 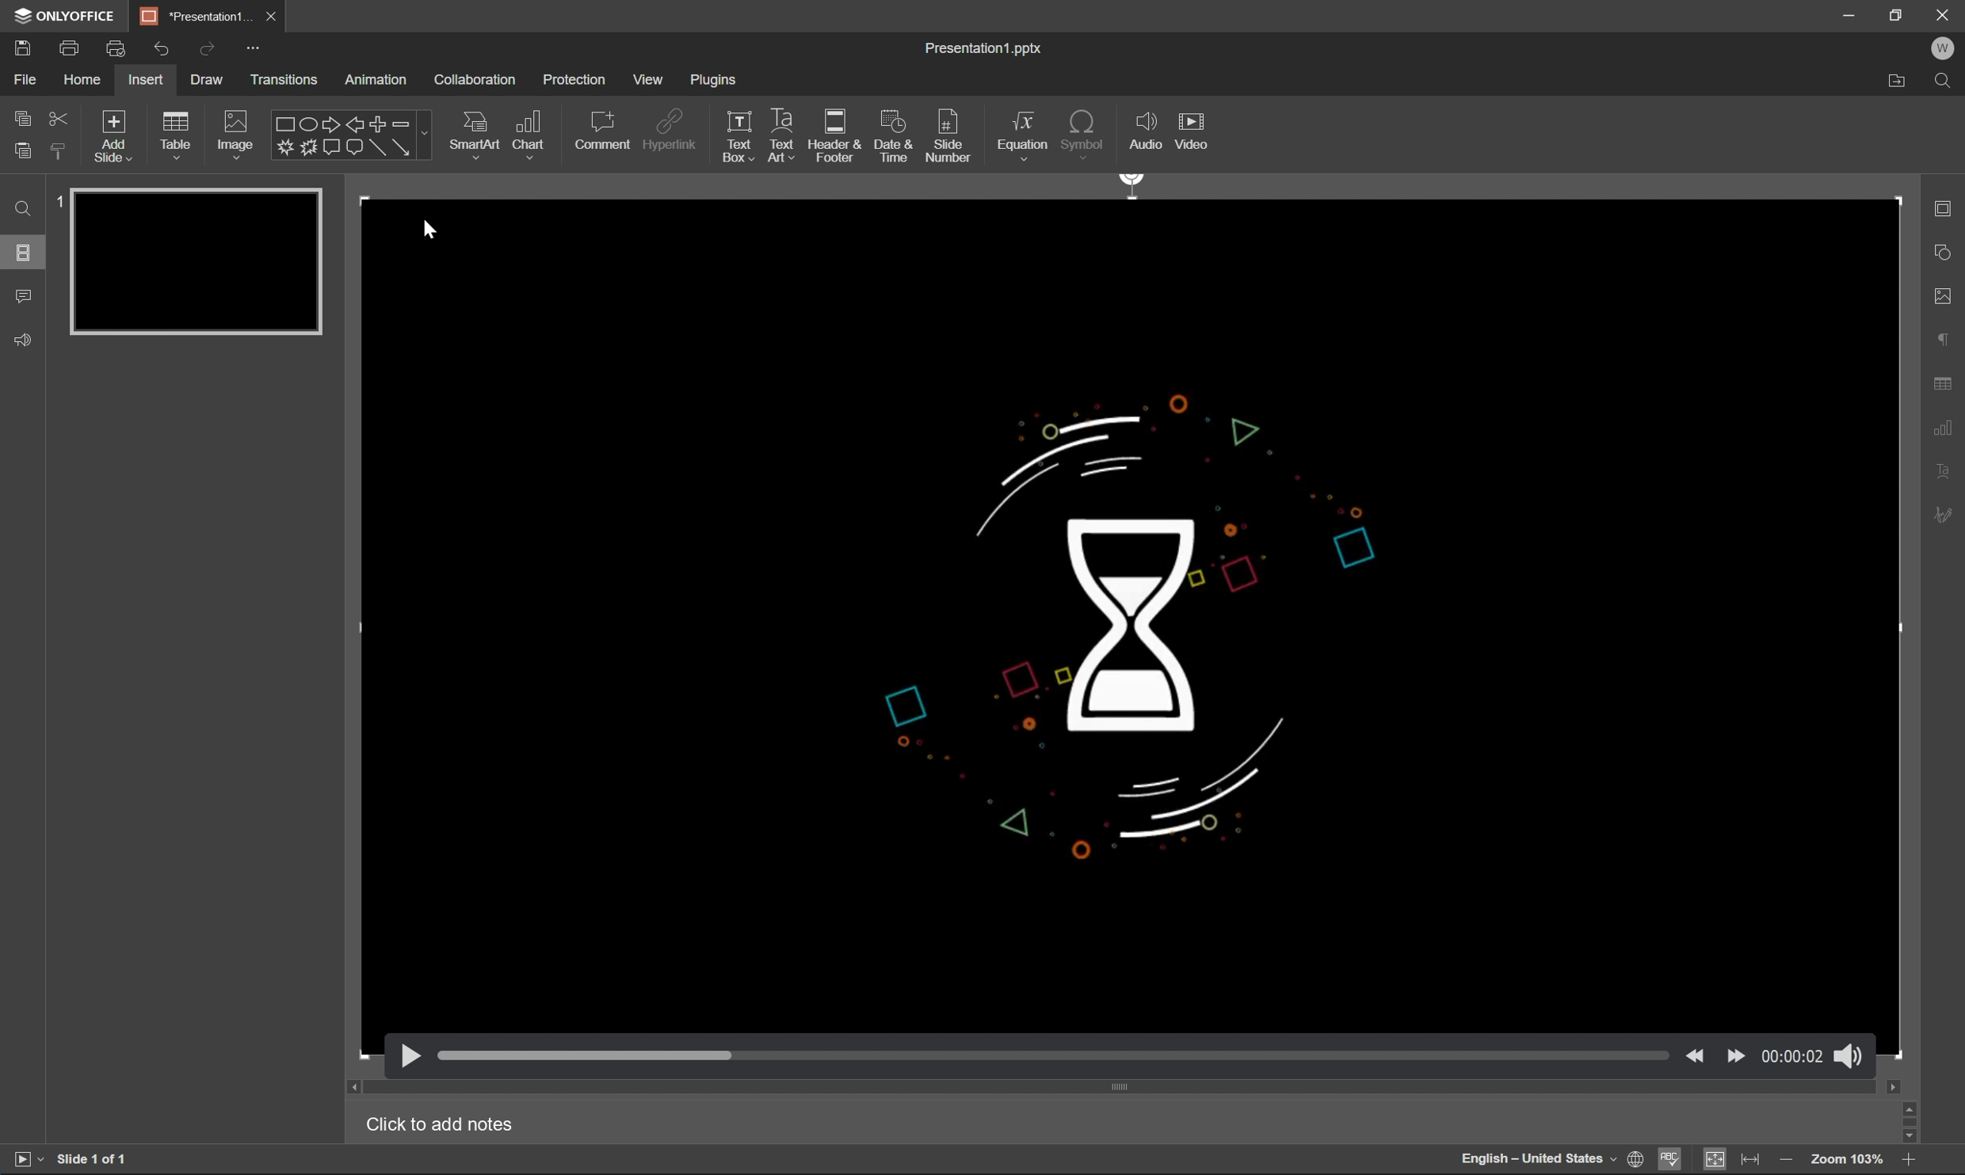 I want to click on chart, so click(x=529, y=134).